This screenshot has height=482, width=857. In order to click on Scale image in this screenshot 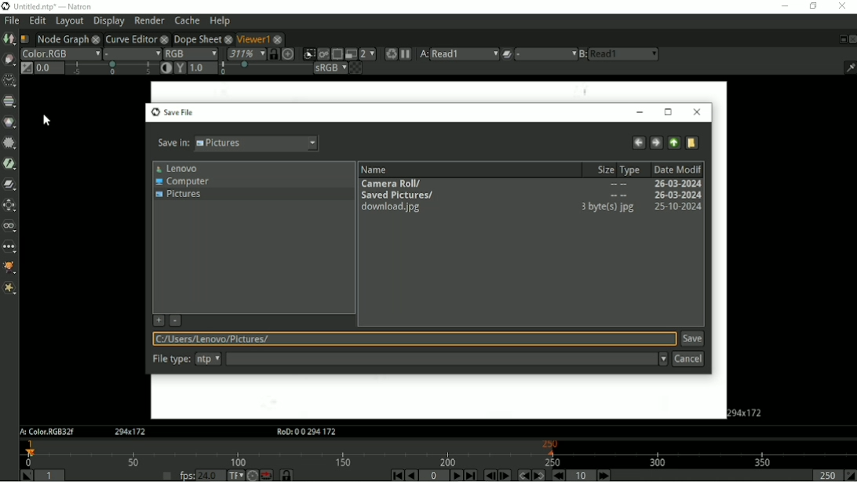, I will do `click(288, 55)`.